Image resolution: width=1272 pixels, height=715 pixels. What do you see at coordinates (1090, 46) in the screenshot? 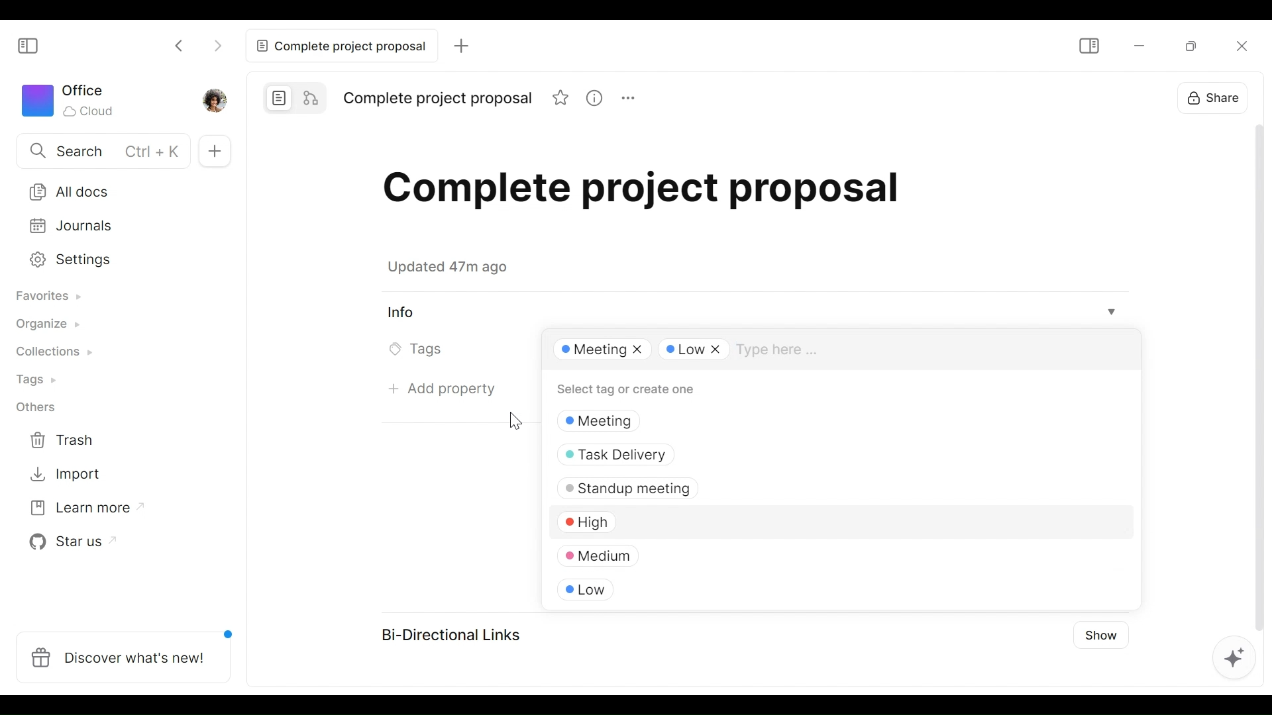
I see `Show/Hide Sidebar` at bounding box center [1090, 46].